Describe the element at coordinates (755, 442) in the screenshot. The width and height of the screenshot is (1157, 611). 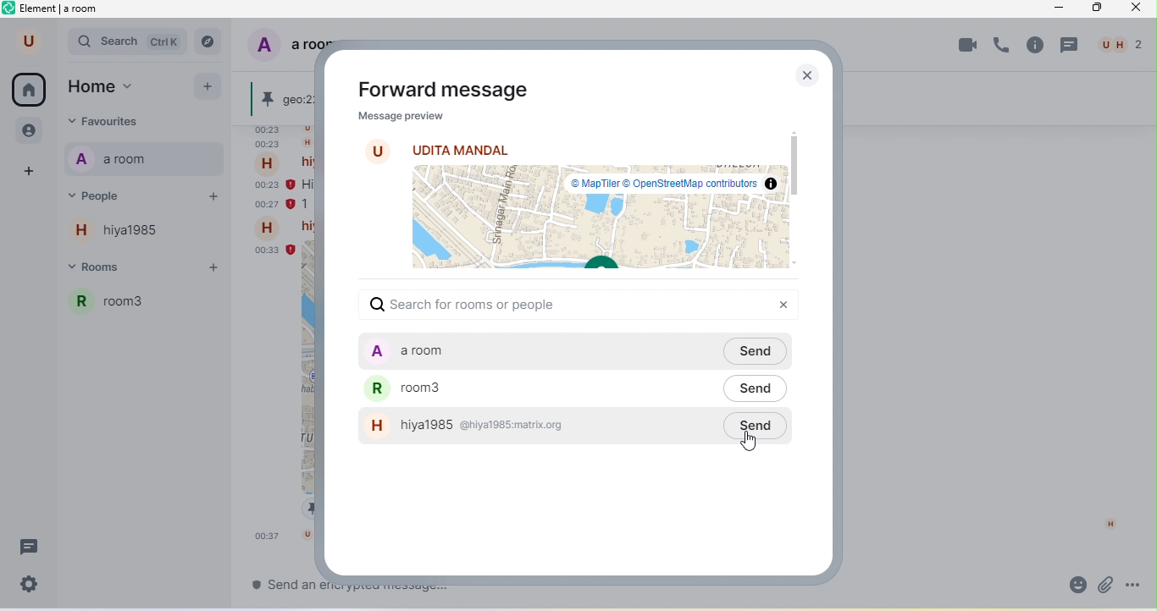
I see `cursor movement` at that location.